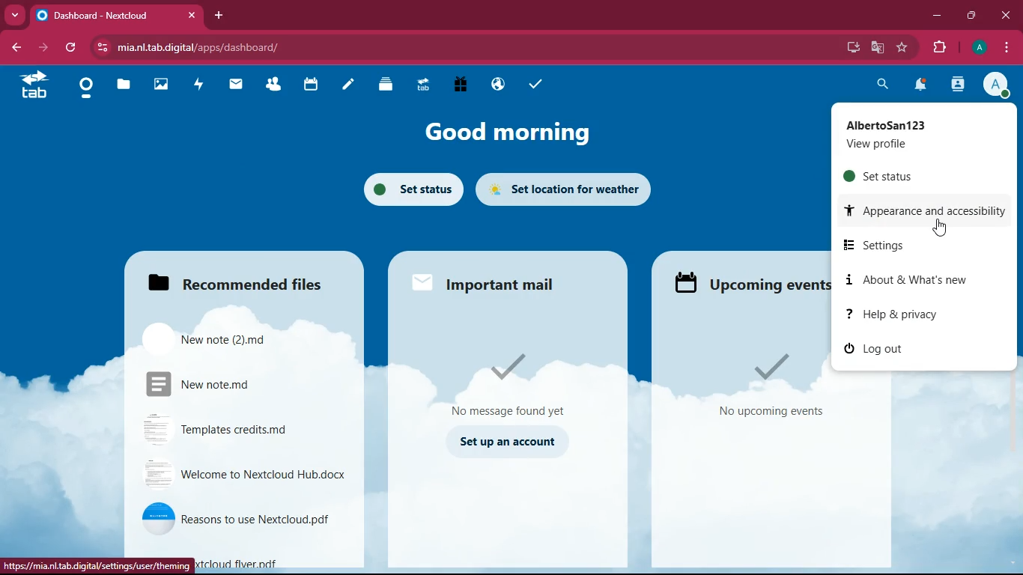  What do you see at coordinates (422, 84) in the screenshot?
I see `tab` at bounding box center [422, 84].